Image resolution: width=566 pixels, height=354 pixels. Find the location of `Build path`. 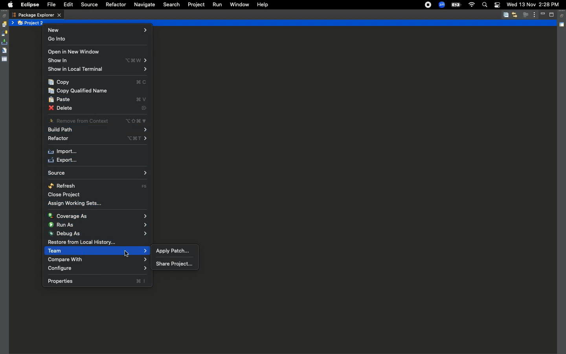

Build path is located at coordinates (97, 131).